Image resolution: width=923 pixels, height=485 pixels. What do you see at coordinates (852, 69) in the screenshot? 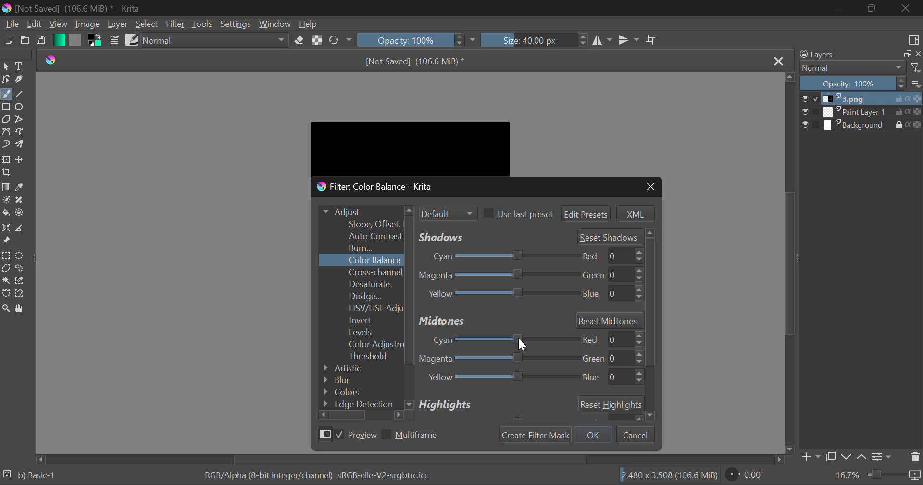
I see `Normal` at bounding box center [852, 69].